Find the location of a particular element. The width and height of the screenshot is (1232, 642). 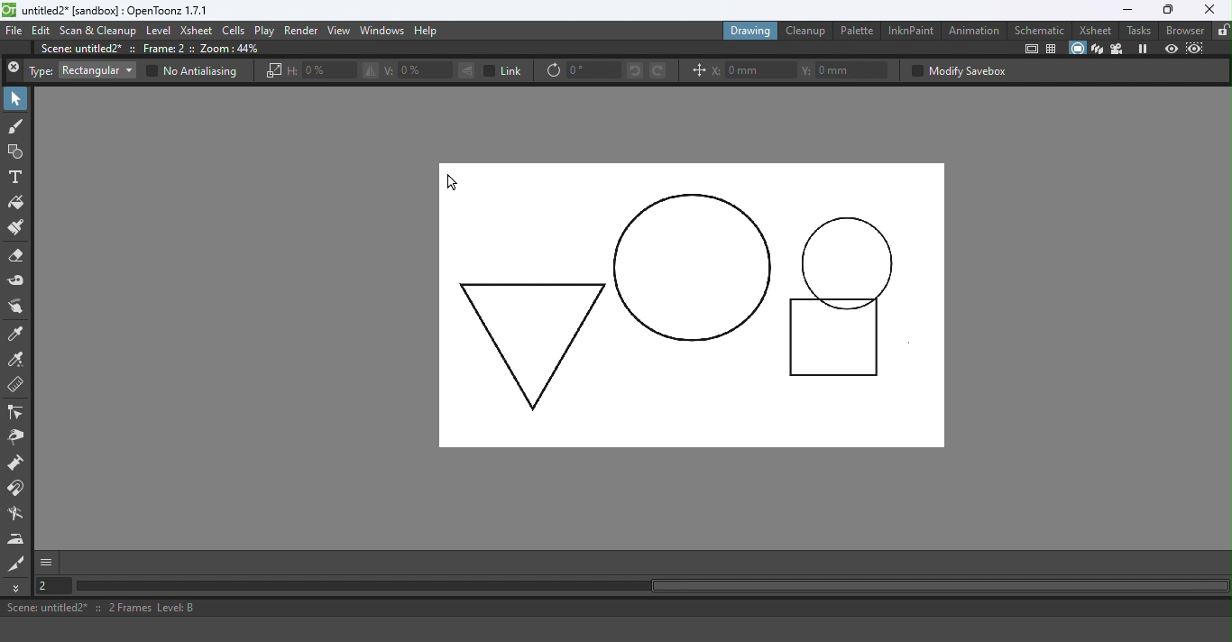

Cells is located at coordinates (234, 30).